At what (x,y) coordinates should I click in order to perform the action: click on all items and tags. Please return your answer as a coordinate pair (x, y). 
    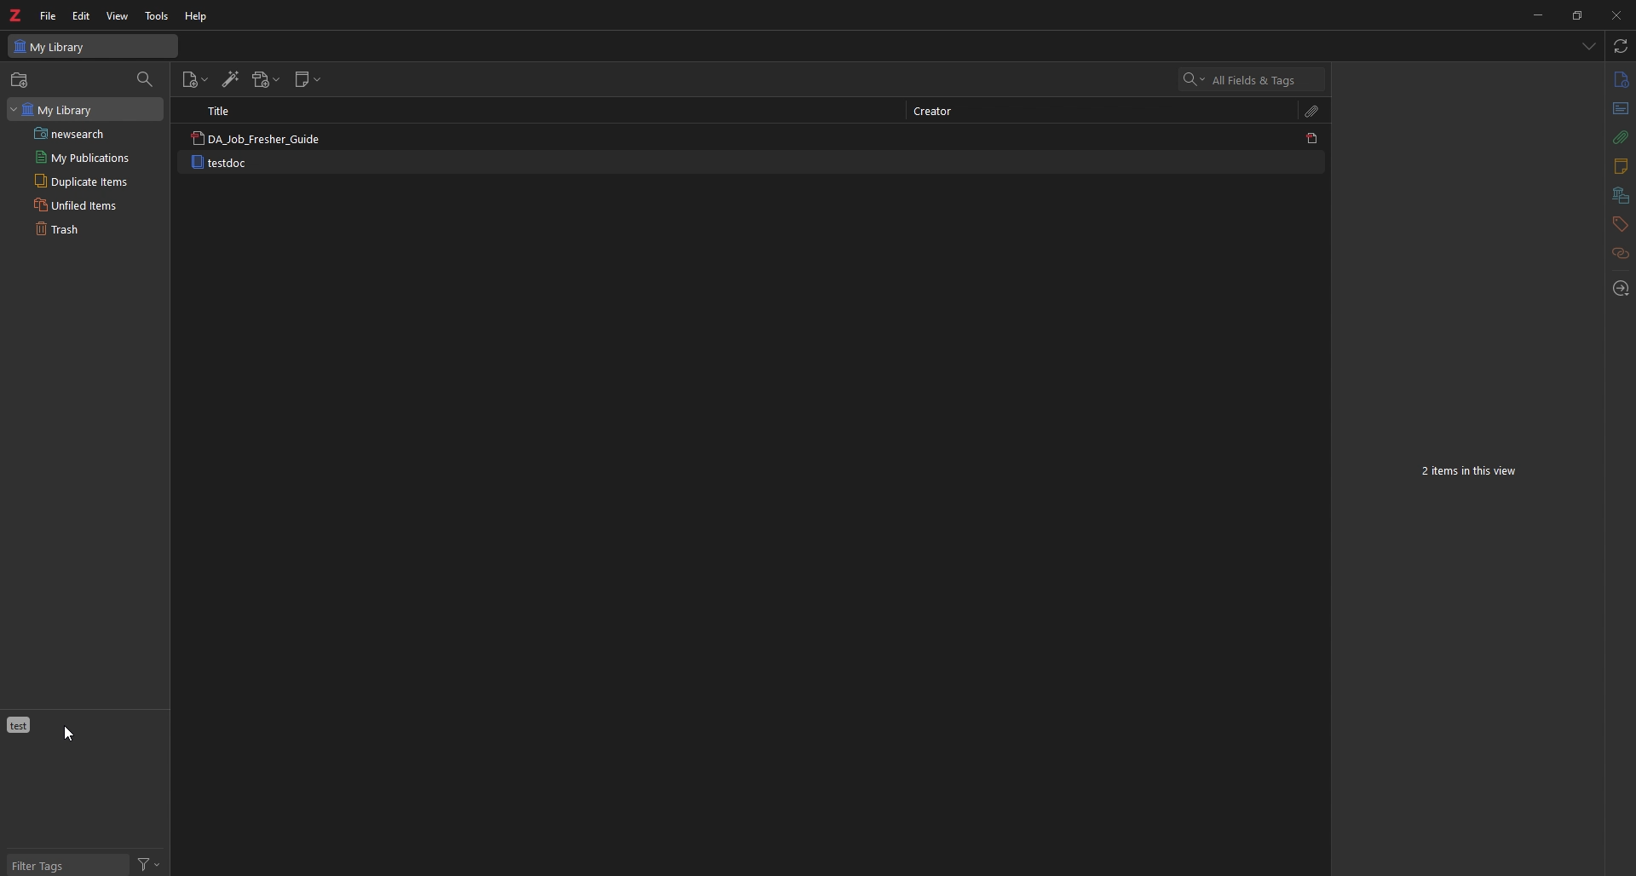
    Looking at the image, I should click on (1253, 79).